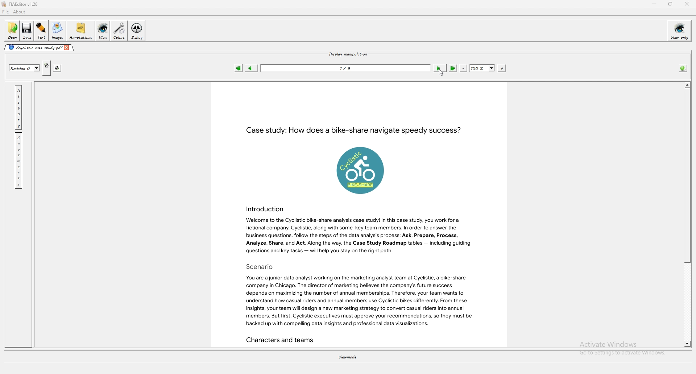 This screenshot has height=374, width=696. What do you see at coordinates (463, 68) in the screenshot?
I see `zoom out` at bounding box center [463, 68].